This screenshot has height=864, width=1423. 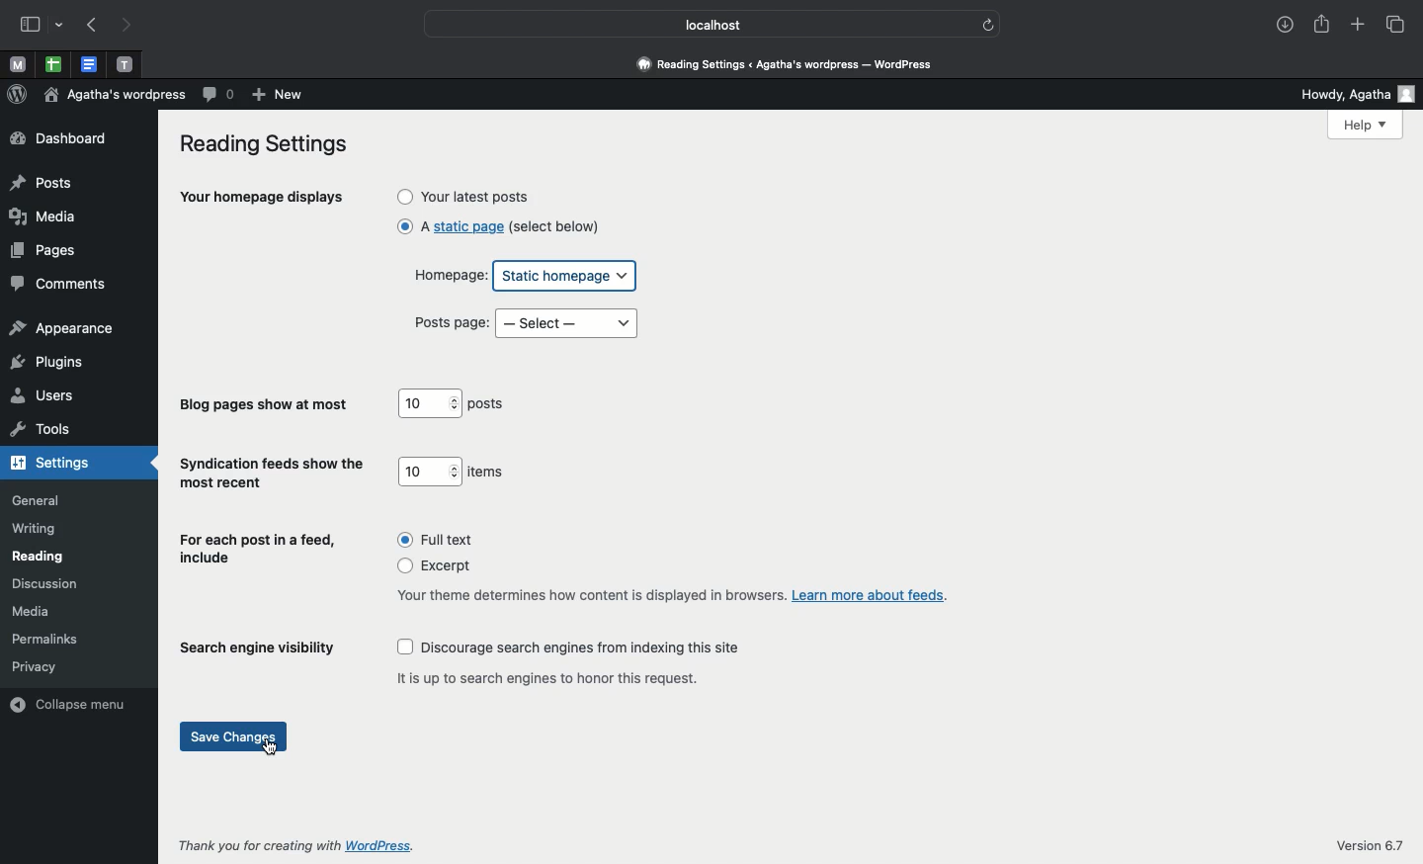 I want to click on users, so click(x=43, y=397).